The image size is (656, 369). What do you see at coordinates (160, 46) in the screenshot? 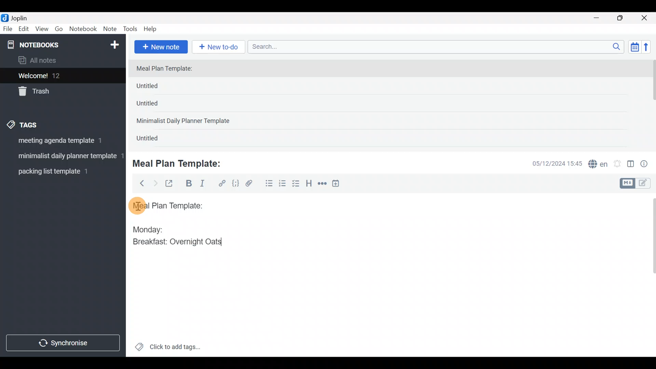
I see `New note` at bounding box center [160, 46].